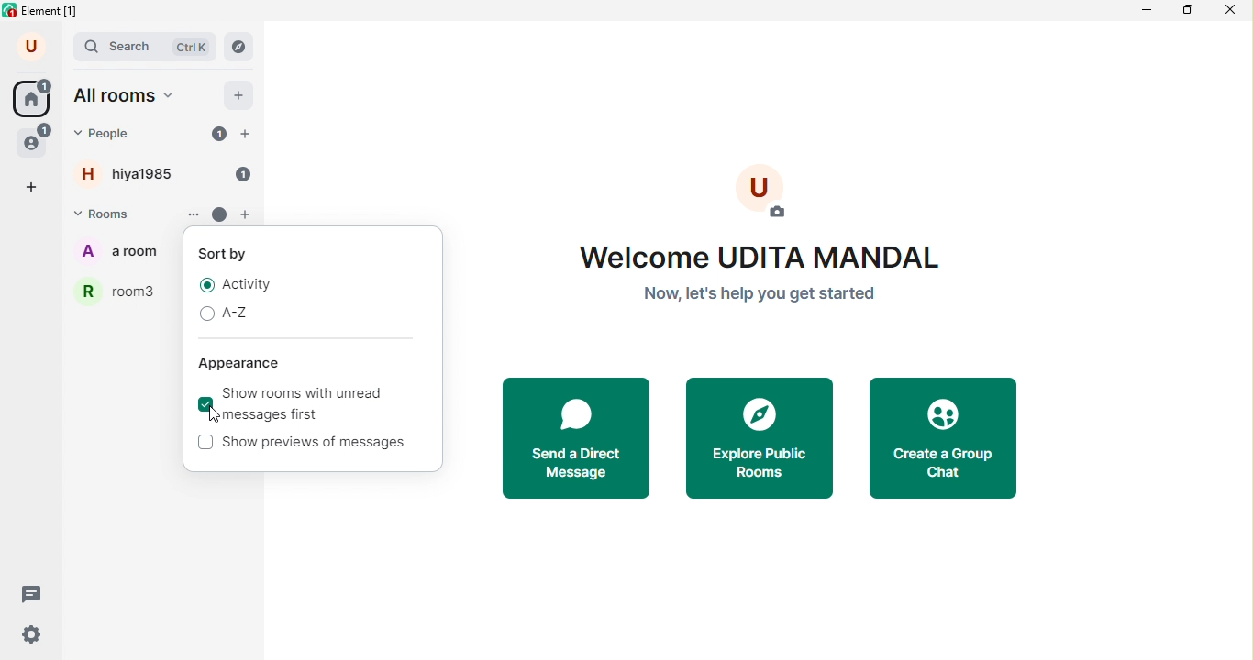 The image size is (1253, 660). I want to click on unread 1 message, so click(216, 135).